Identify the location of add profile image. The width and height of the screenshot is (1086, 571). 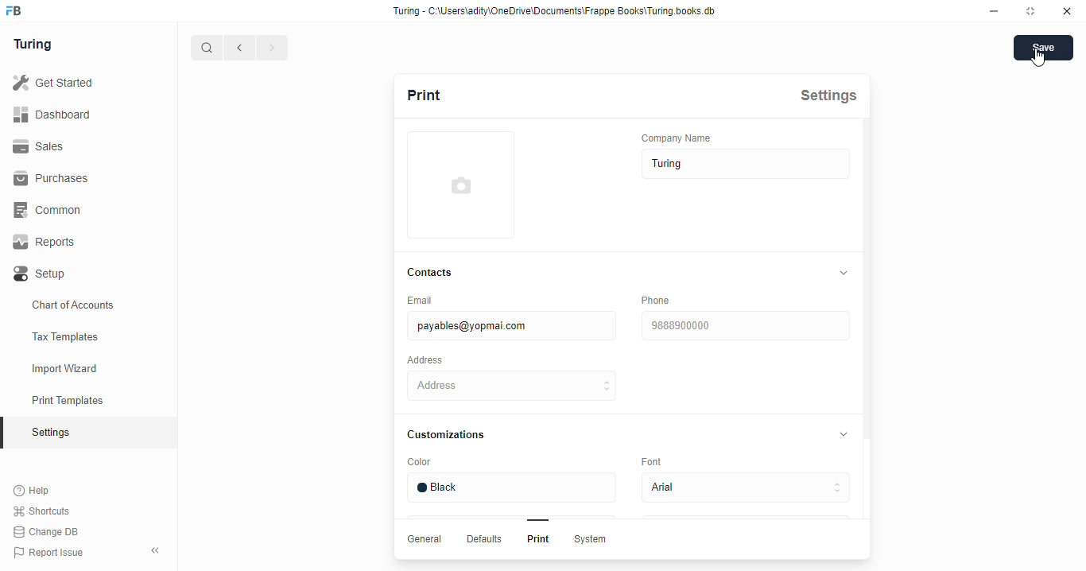
(461, 193).